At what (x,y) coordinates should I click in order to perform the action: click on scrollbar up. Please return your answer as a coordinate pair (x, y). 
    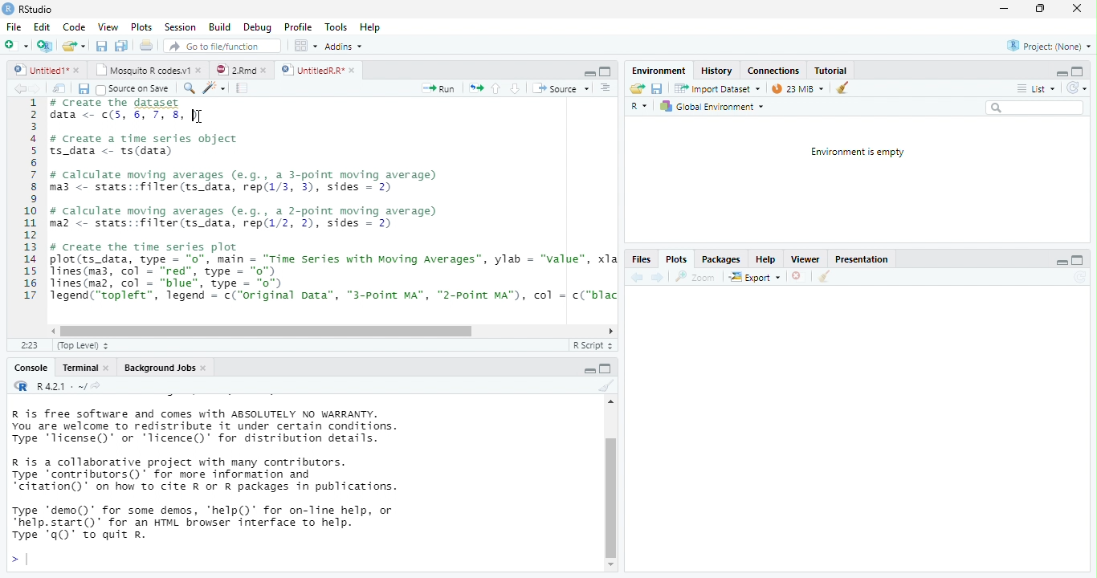
    Looking at the image, I should click on (609, 404).